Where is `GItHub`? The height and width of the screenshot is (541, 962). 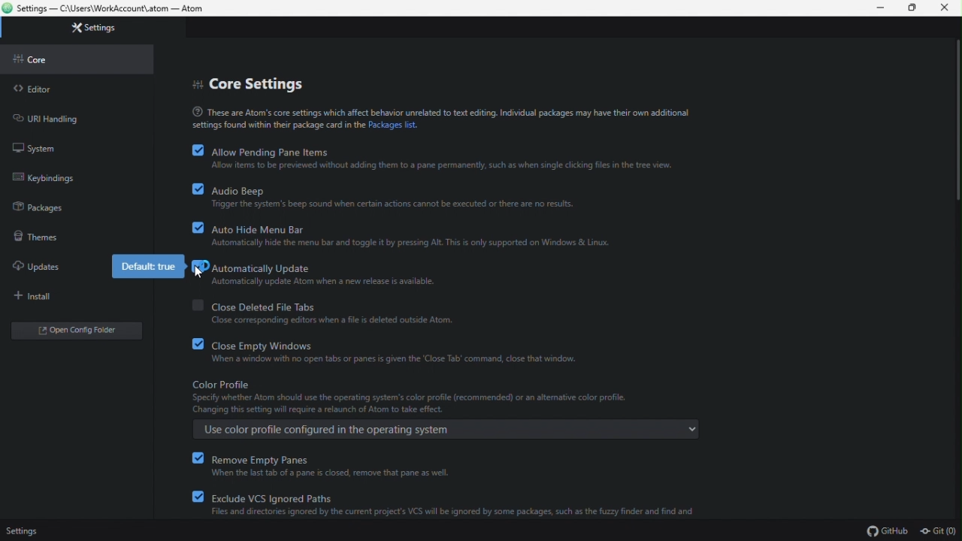 GItHub is located at coordinates (880, 529).